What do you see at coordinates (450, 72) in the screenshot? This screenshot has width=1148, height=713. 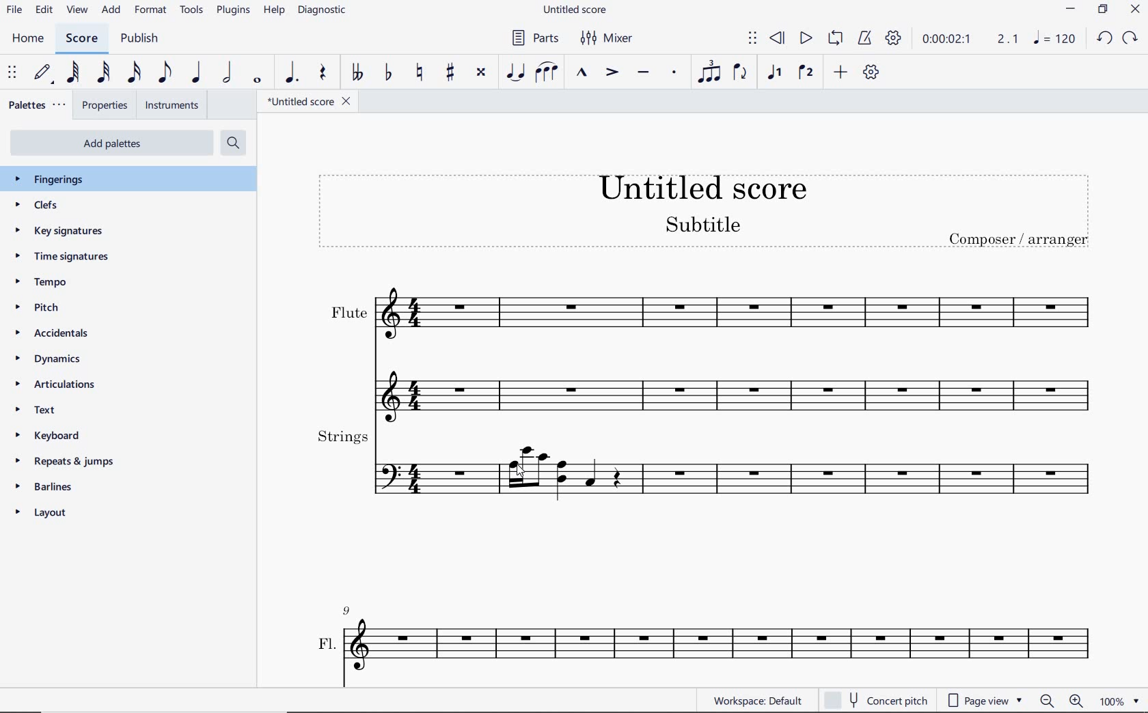 I see `toggle sharp` at bounding box center [450, 72].